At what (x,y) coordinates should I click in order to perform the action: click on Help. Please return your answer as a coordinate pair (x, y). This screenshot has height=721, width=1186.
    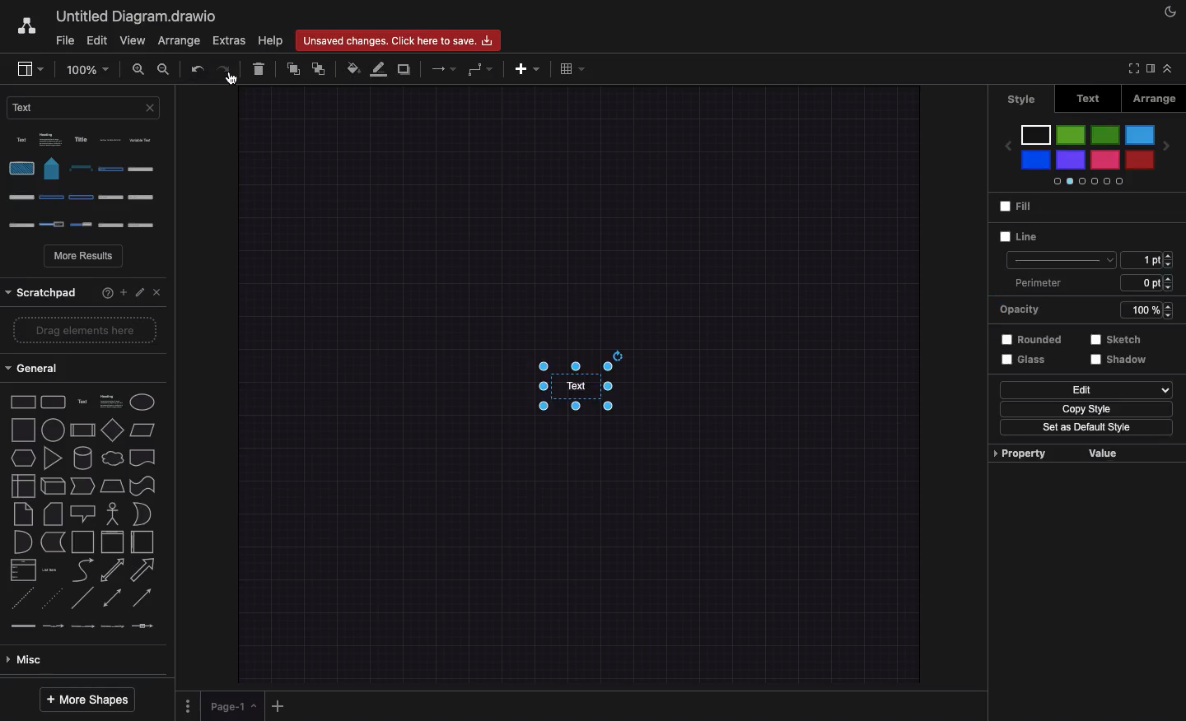
    Looking at the image, I should click on (271, 40).